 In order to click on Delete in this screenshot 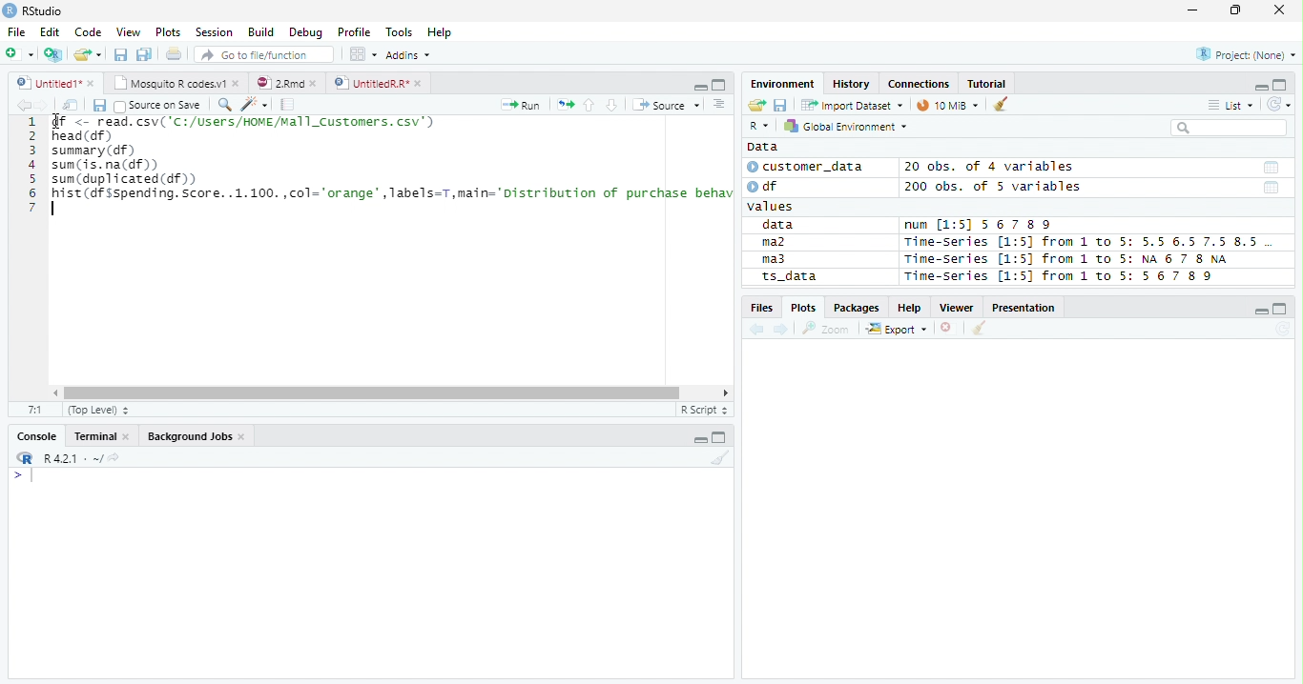, I will do `click(949, 329)`.